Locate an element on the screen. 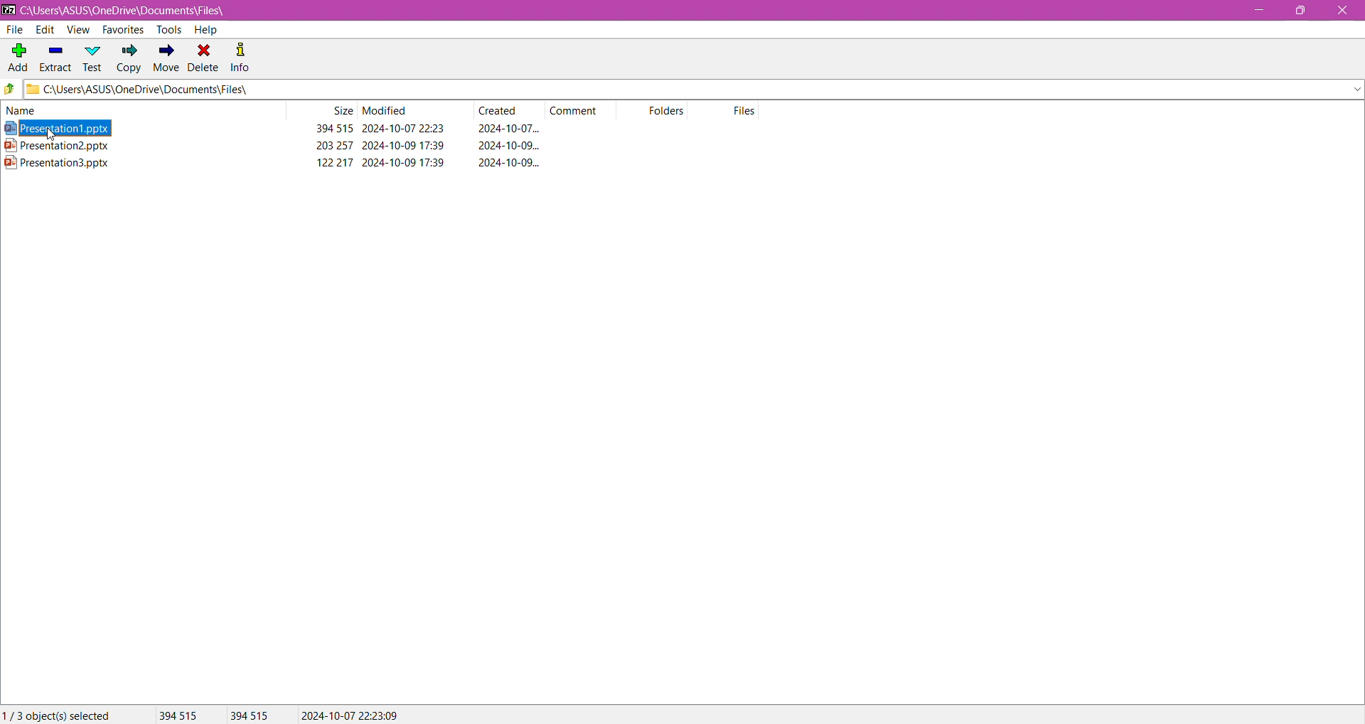 Image resolution: width=1365 pixels, height=724 pixels. View is located at coordinates (77, 30).